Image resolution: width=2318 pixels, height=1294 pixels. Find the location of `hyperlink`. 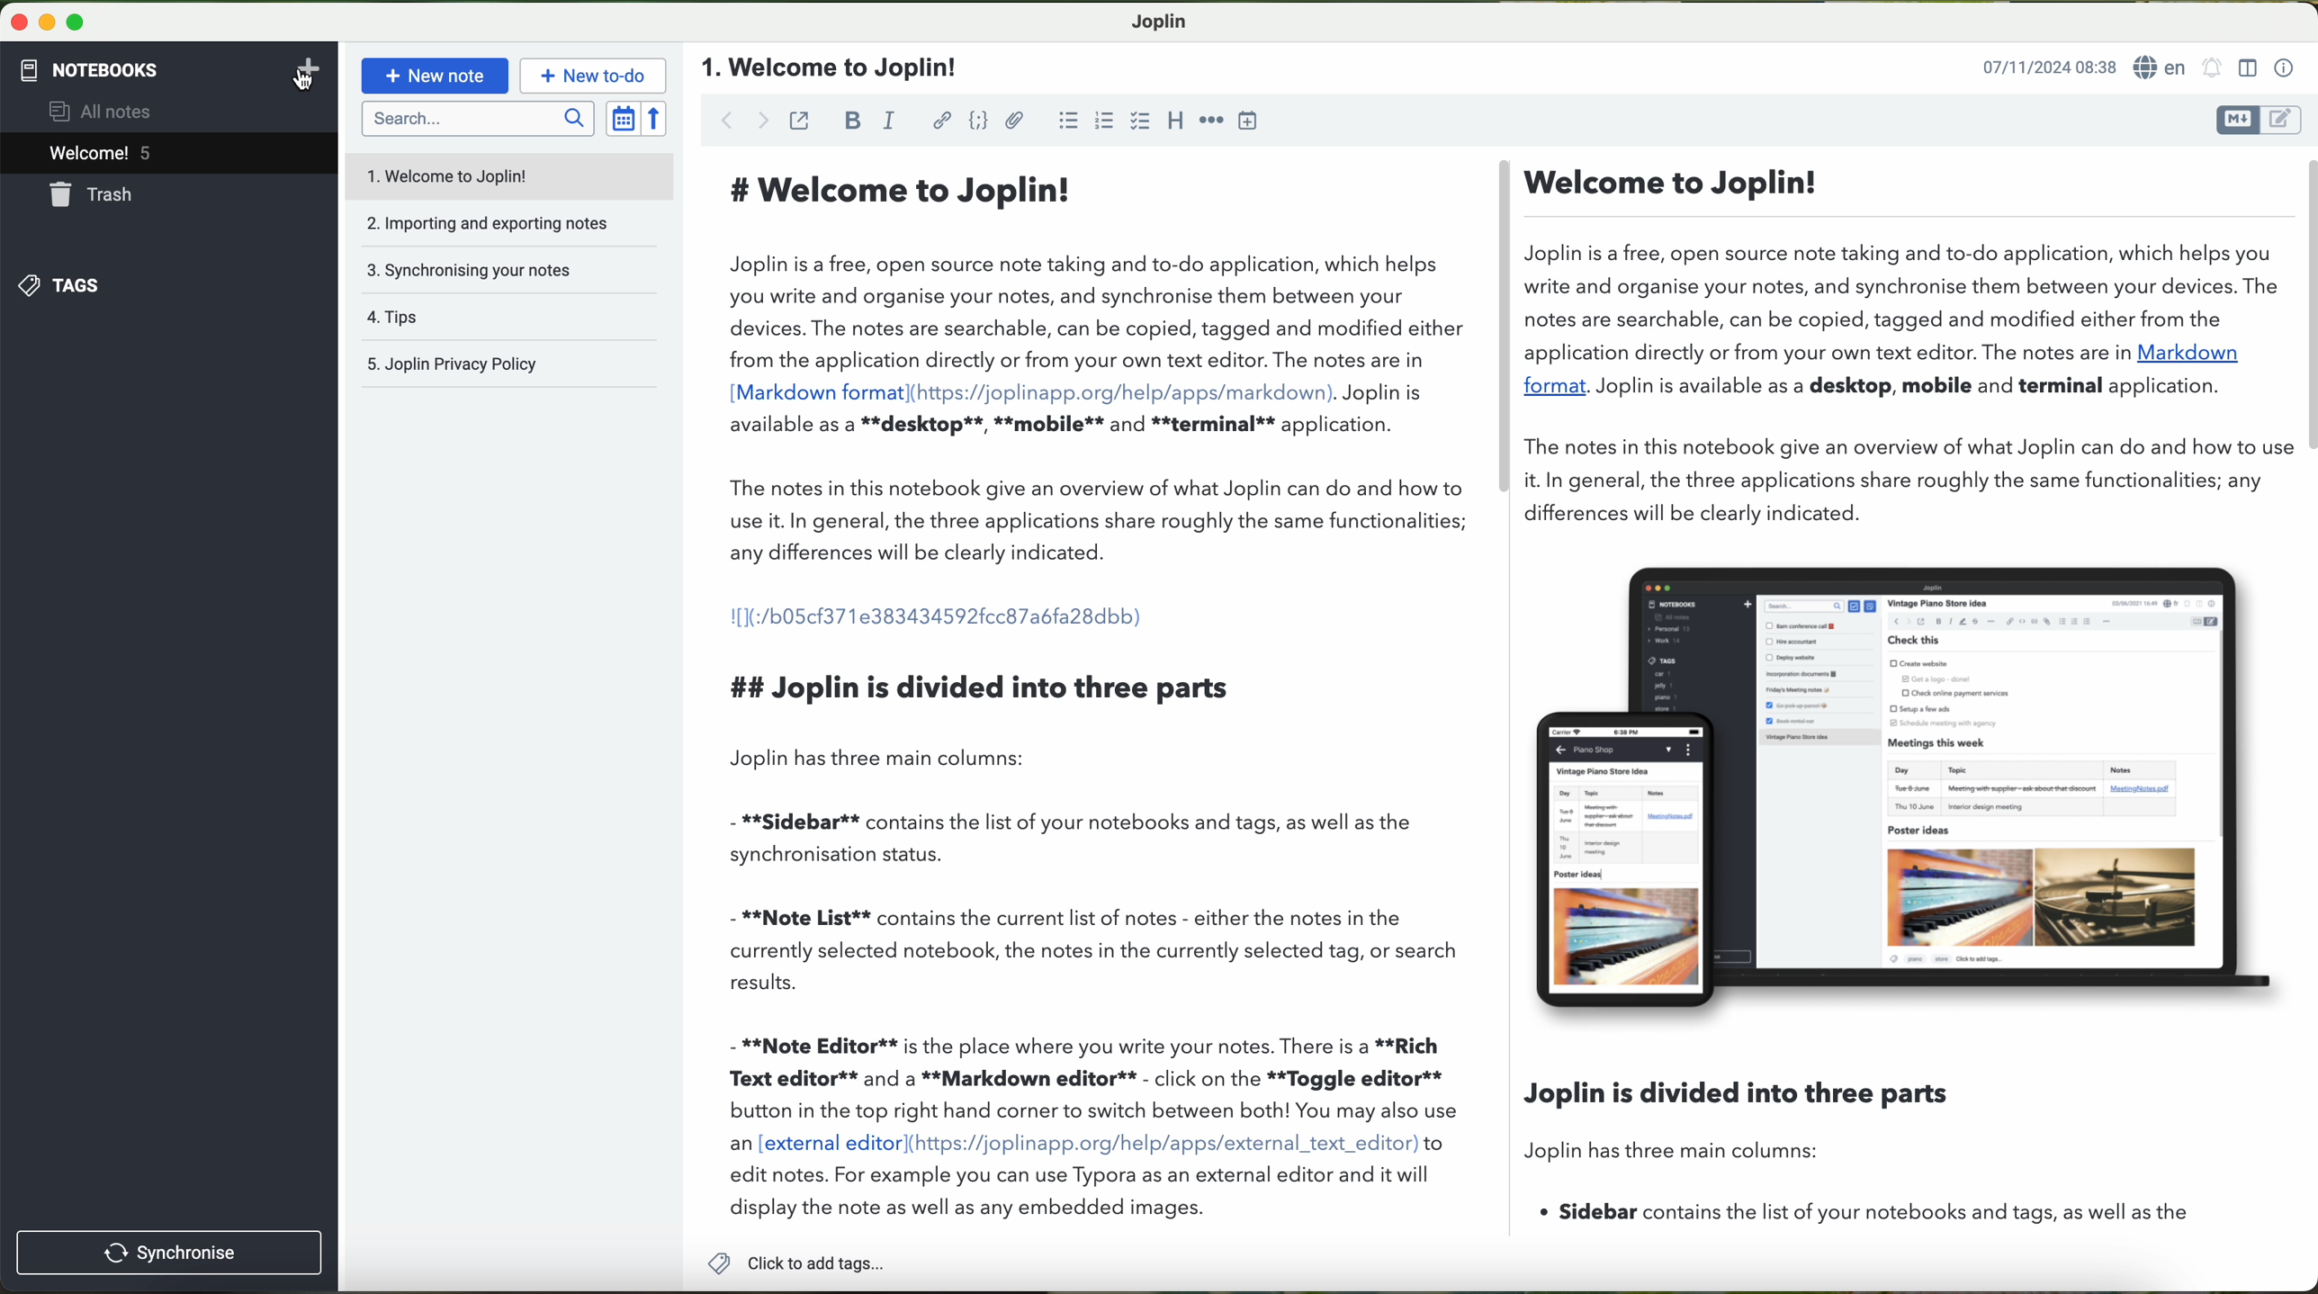

hyperlink is located at coordinates (936, 120).